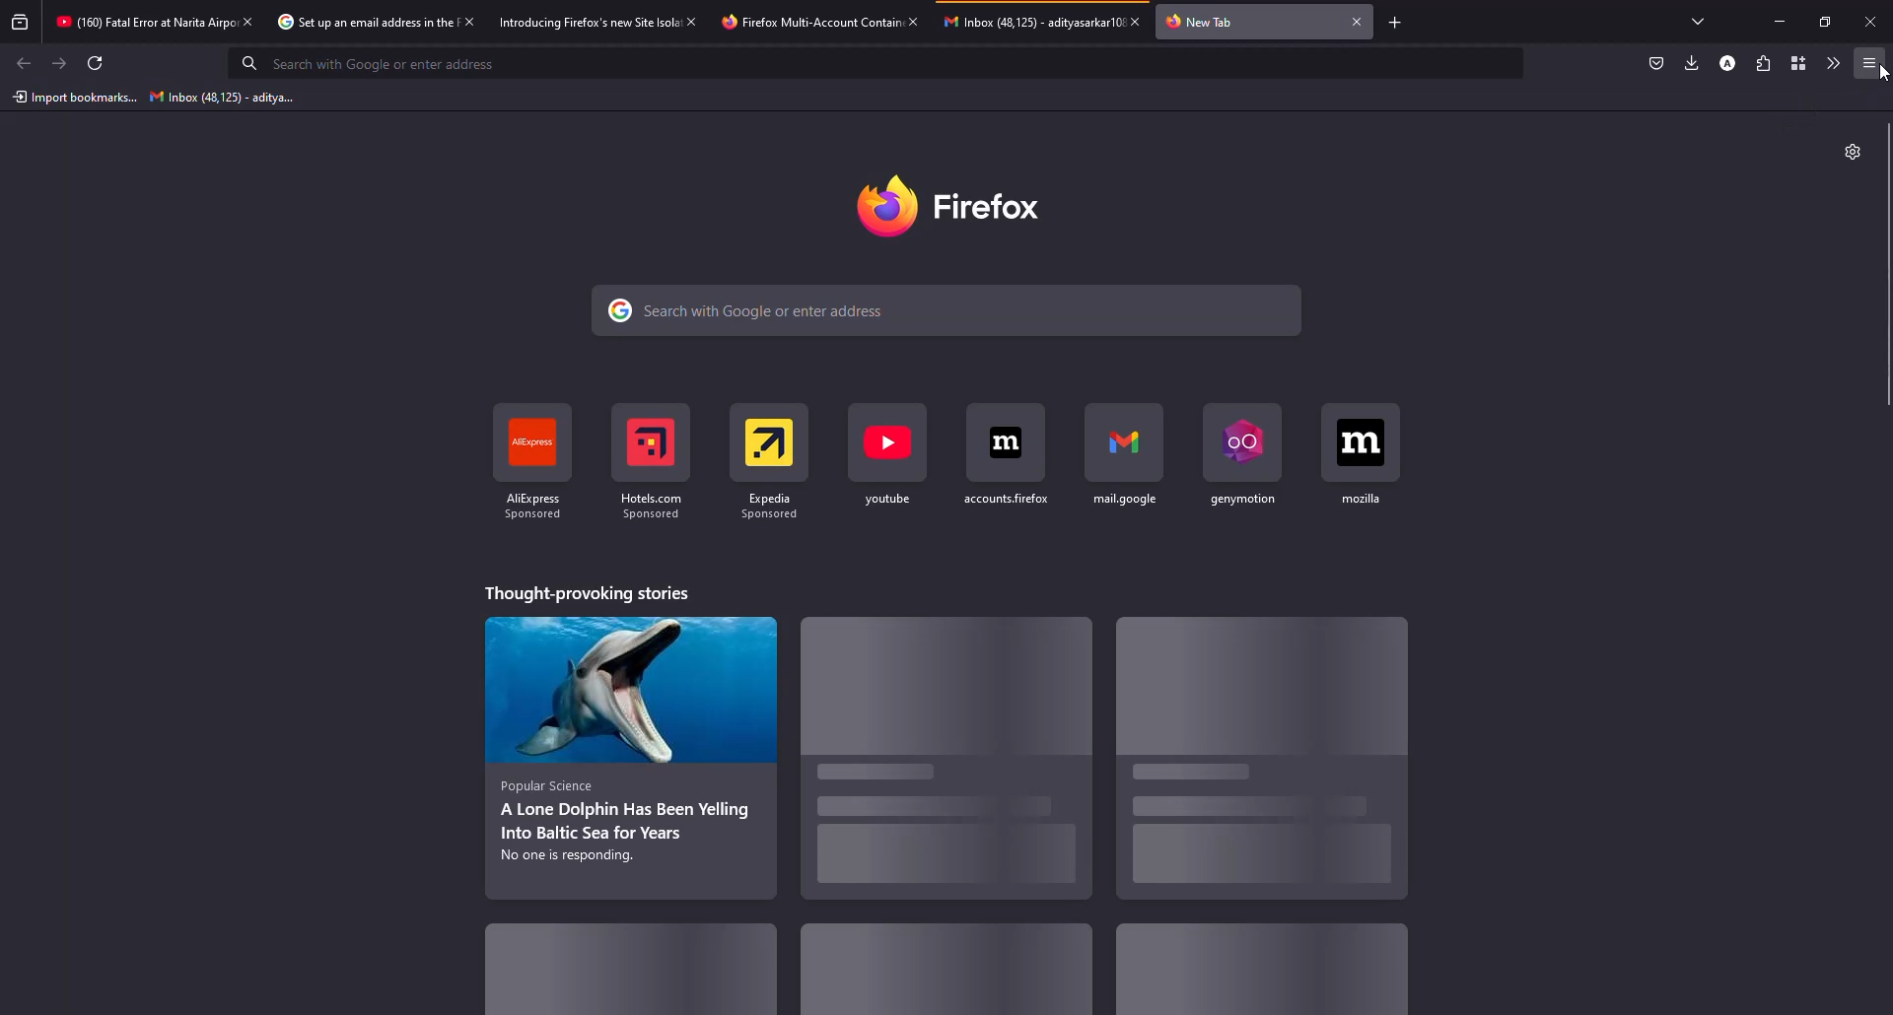  I want to click on shortcut, so click(1245, 456).